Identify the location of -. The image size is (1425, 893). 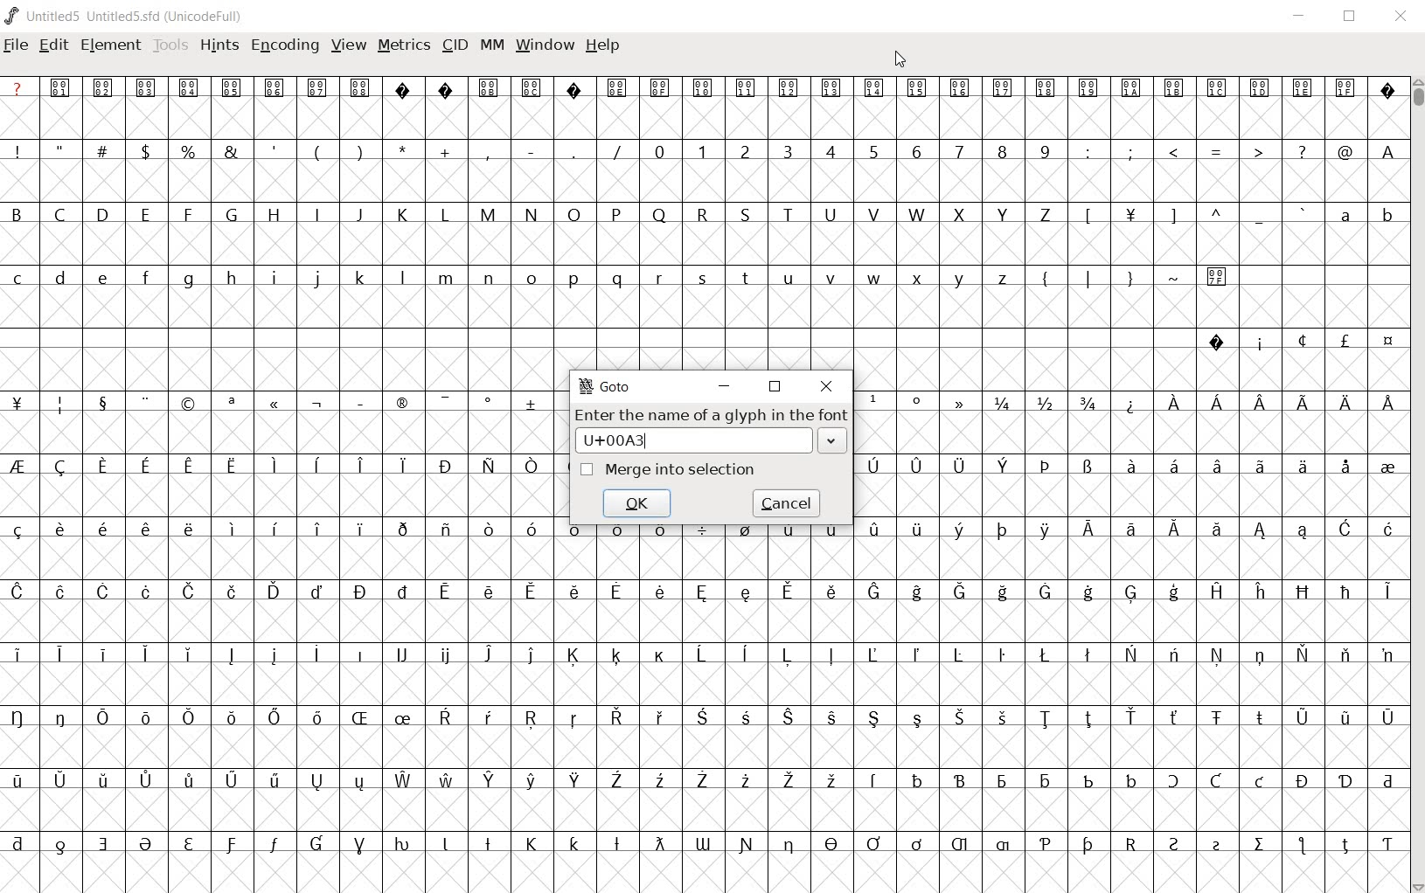
(531, 150).